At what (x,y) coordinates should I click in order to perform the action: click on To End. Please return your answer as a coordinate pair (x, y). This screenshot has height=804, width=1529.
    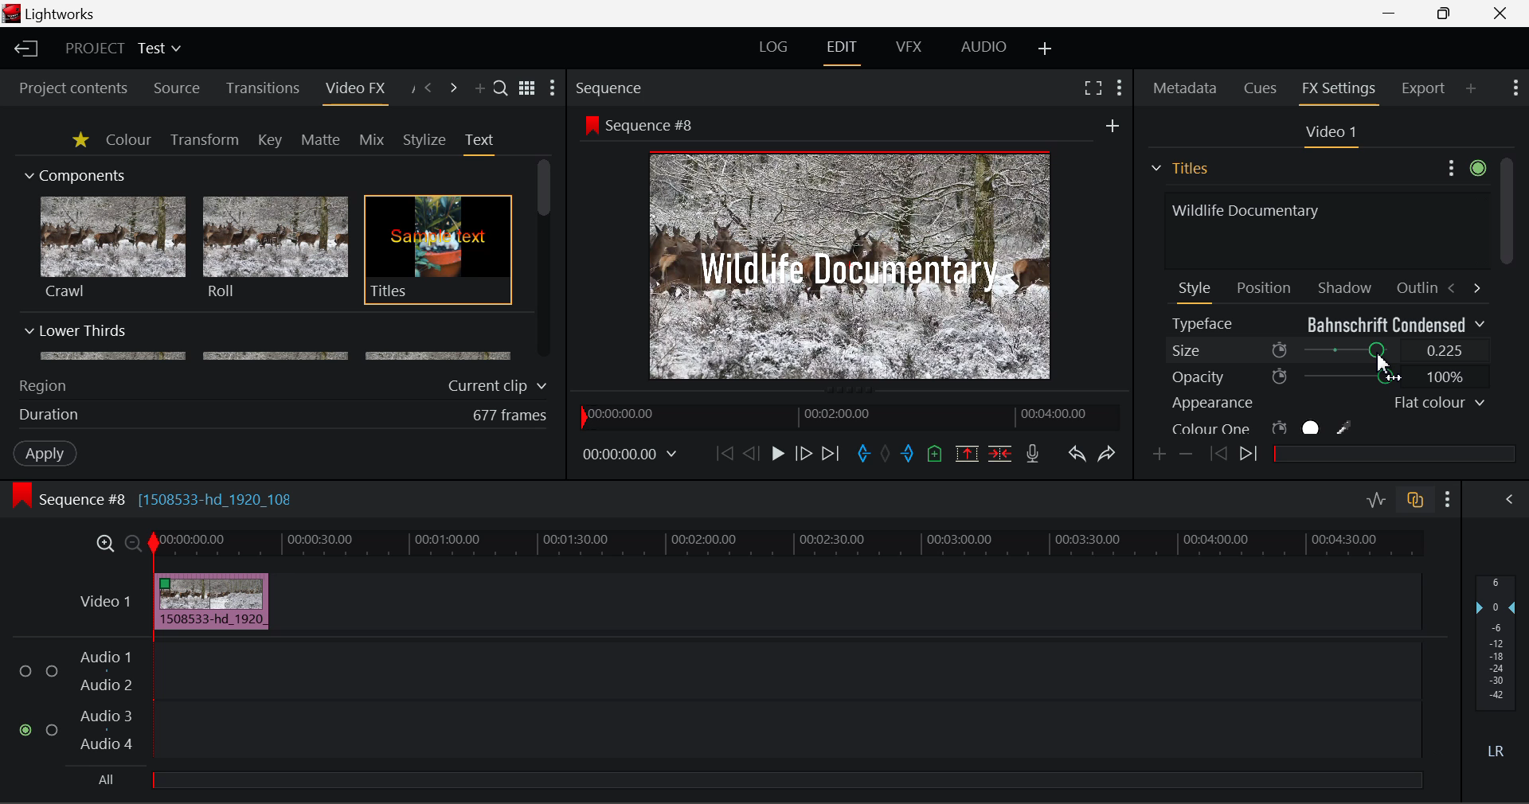
    Looking at the image, I should click on (831, 456).